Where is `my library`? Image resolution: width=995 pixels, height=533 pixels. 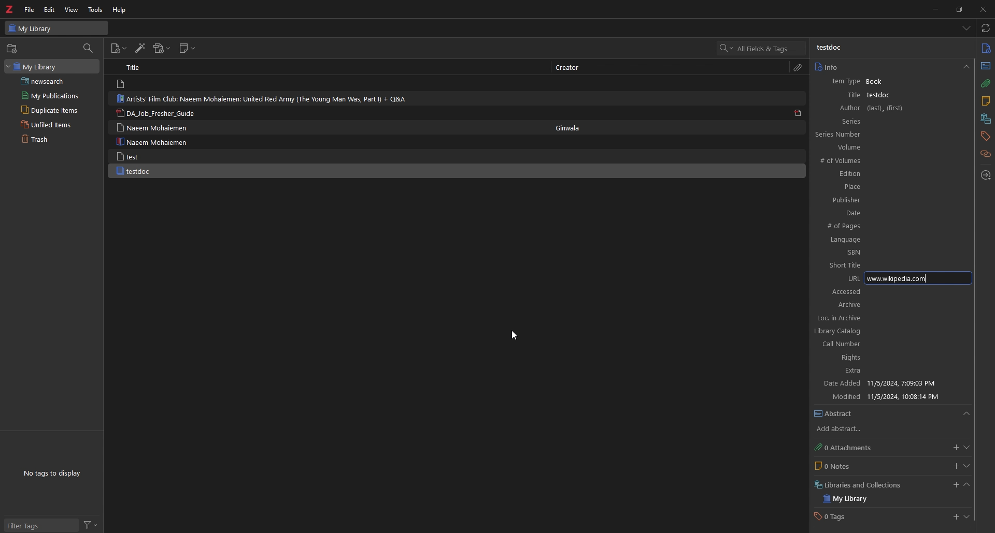
my library is located at coordinates (52, 66).